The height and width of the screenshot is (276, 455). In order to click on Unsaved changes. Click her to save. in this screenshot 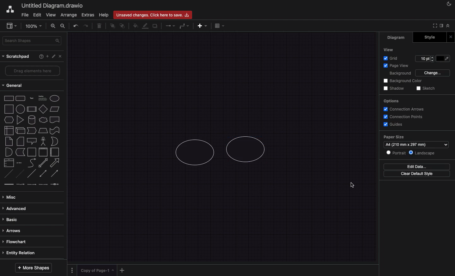, I will do `click(154, 15)`.